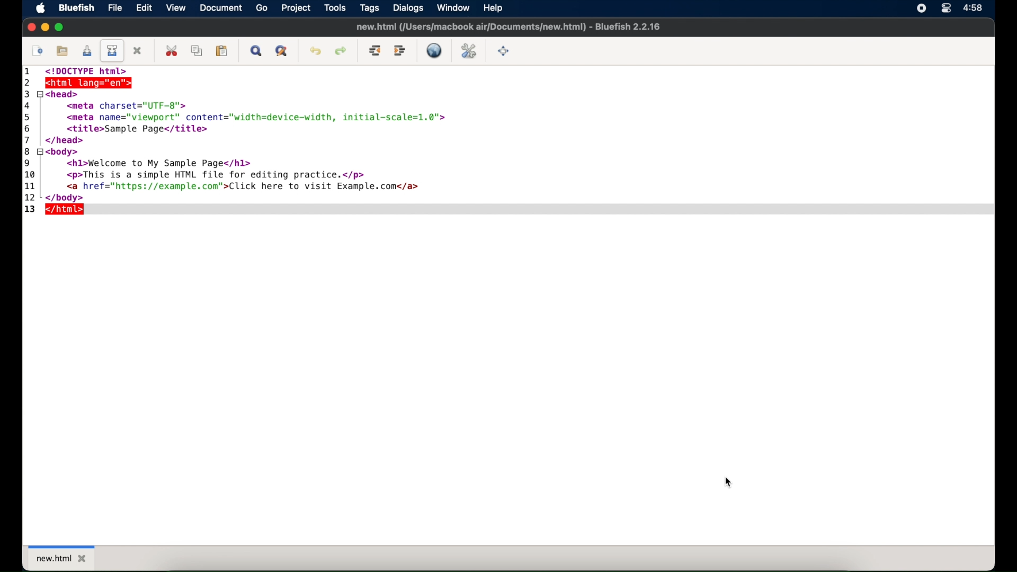  What do you see at coordinates (29, 117) in the screenshot?
I see `5` at bounding box center [29, 117].